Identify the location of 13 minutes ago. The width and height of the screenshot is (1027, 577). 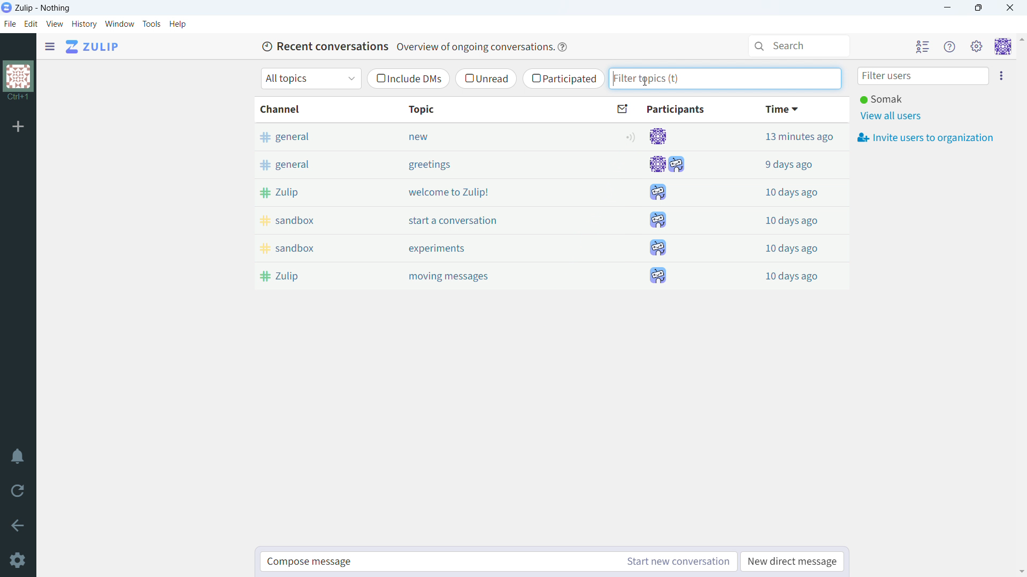
(780, 136).